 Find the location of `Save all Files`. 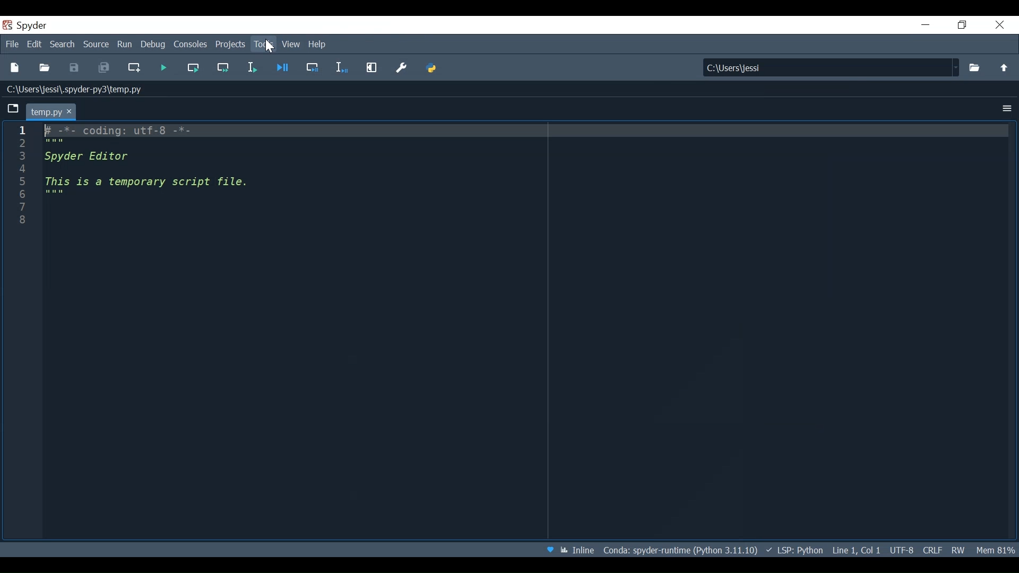

Save all Files is located at coordinates (104, 68).